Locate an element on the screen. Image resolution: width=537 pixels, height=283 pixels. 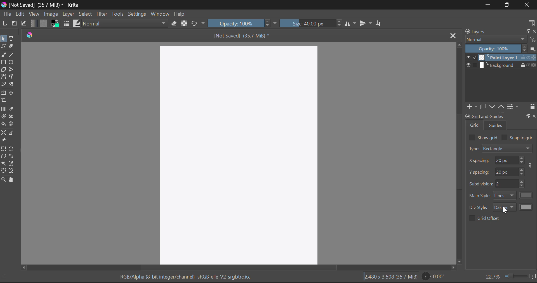
Horizontal Mirror Flip is located at coordinates (367, 23).